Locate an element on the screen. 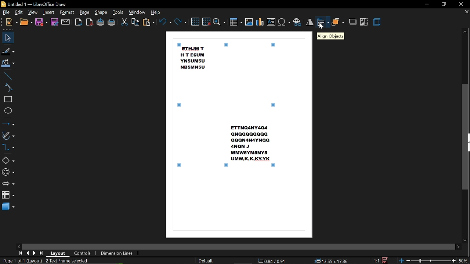  new is located at coordinates (12, 22).